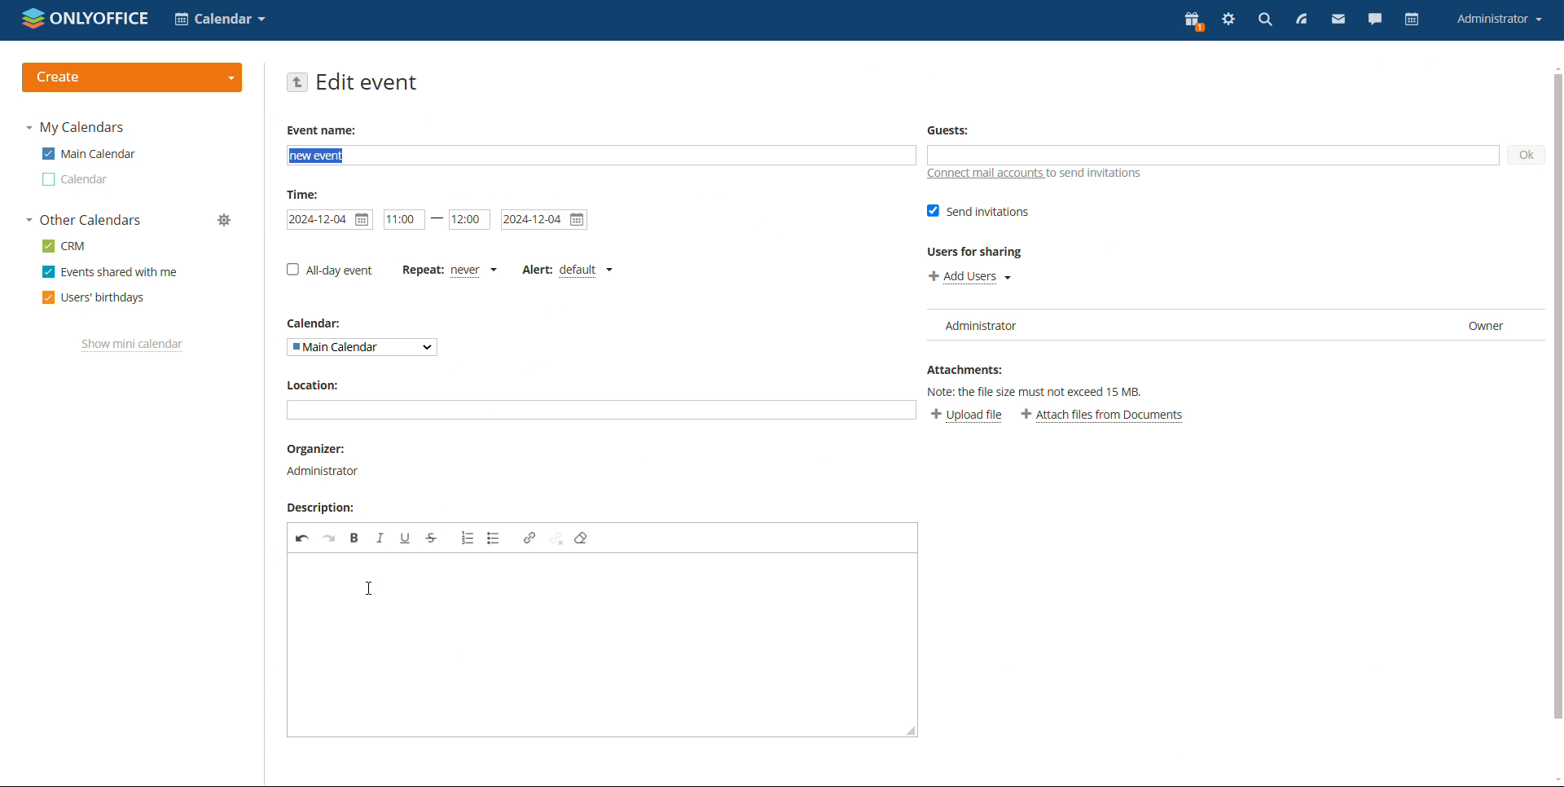  I want to click on add users, so click(970, 276).